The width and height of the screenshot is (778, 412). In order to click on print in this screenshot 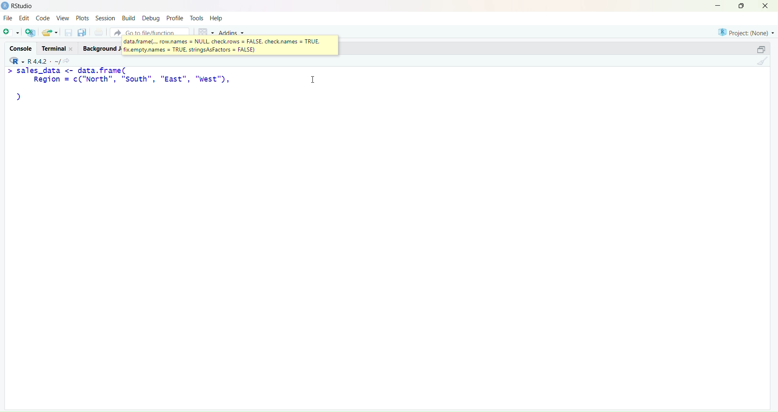, I will do `click(99, 33)`.